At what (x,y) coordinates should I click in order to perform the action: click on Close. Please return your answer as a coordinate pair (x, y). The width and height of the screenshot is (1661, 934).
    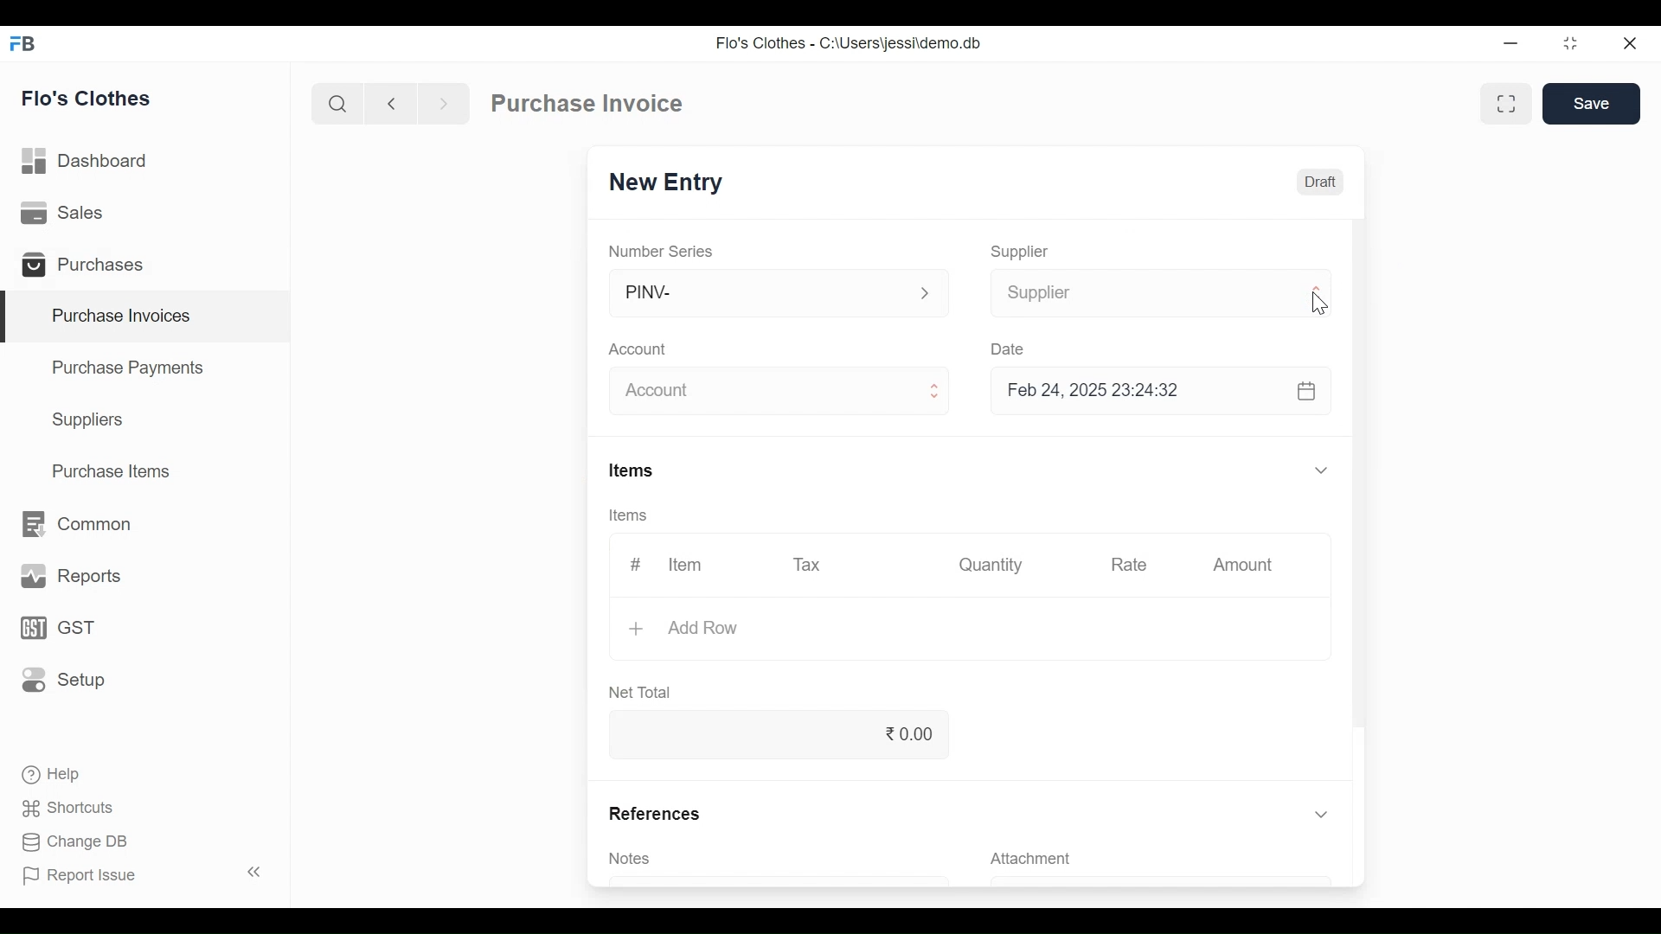
    Looking at the image, I should click on (1630, 43).